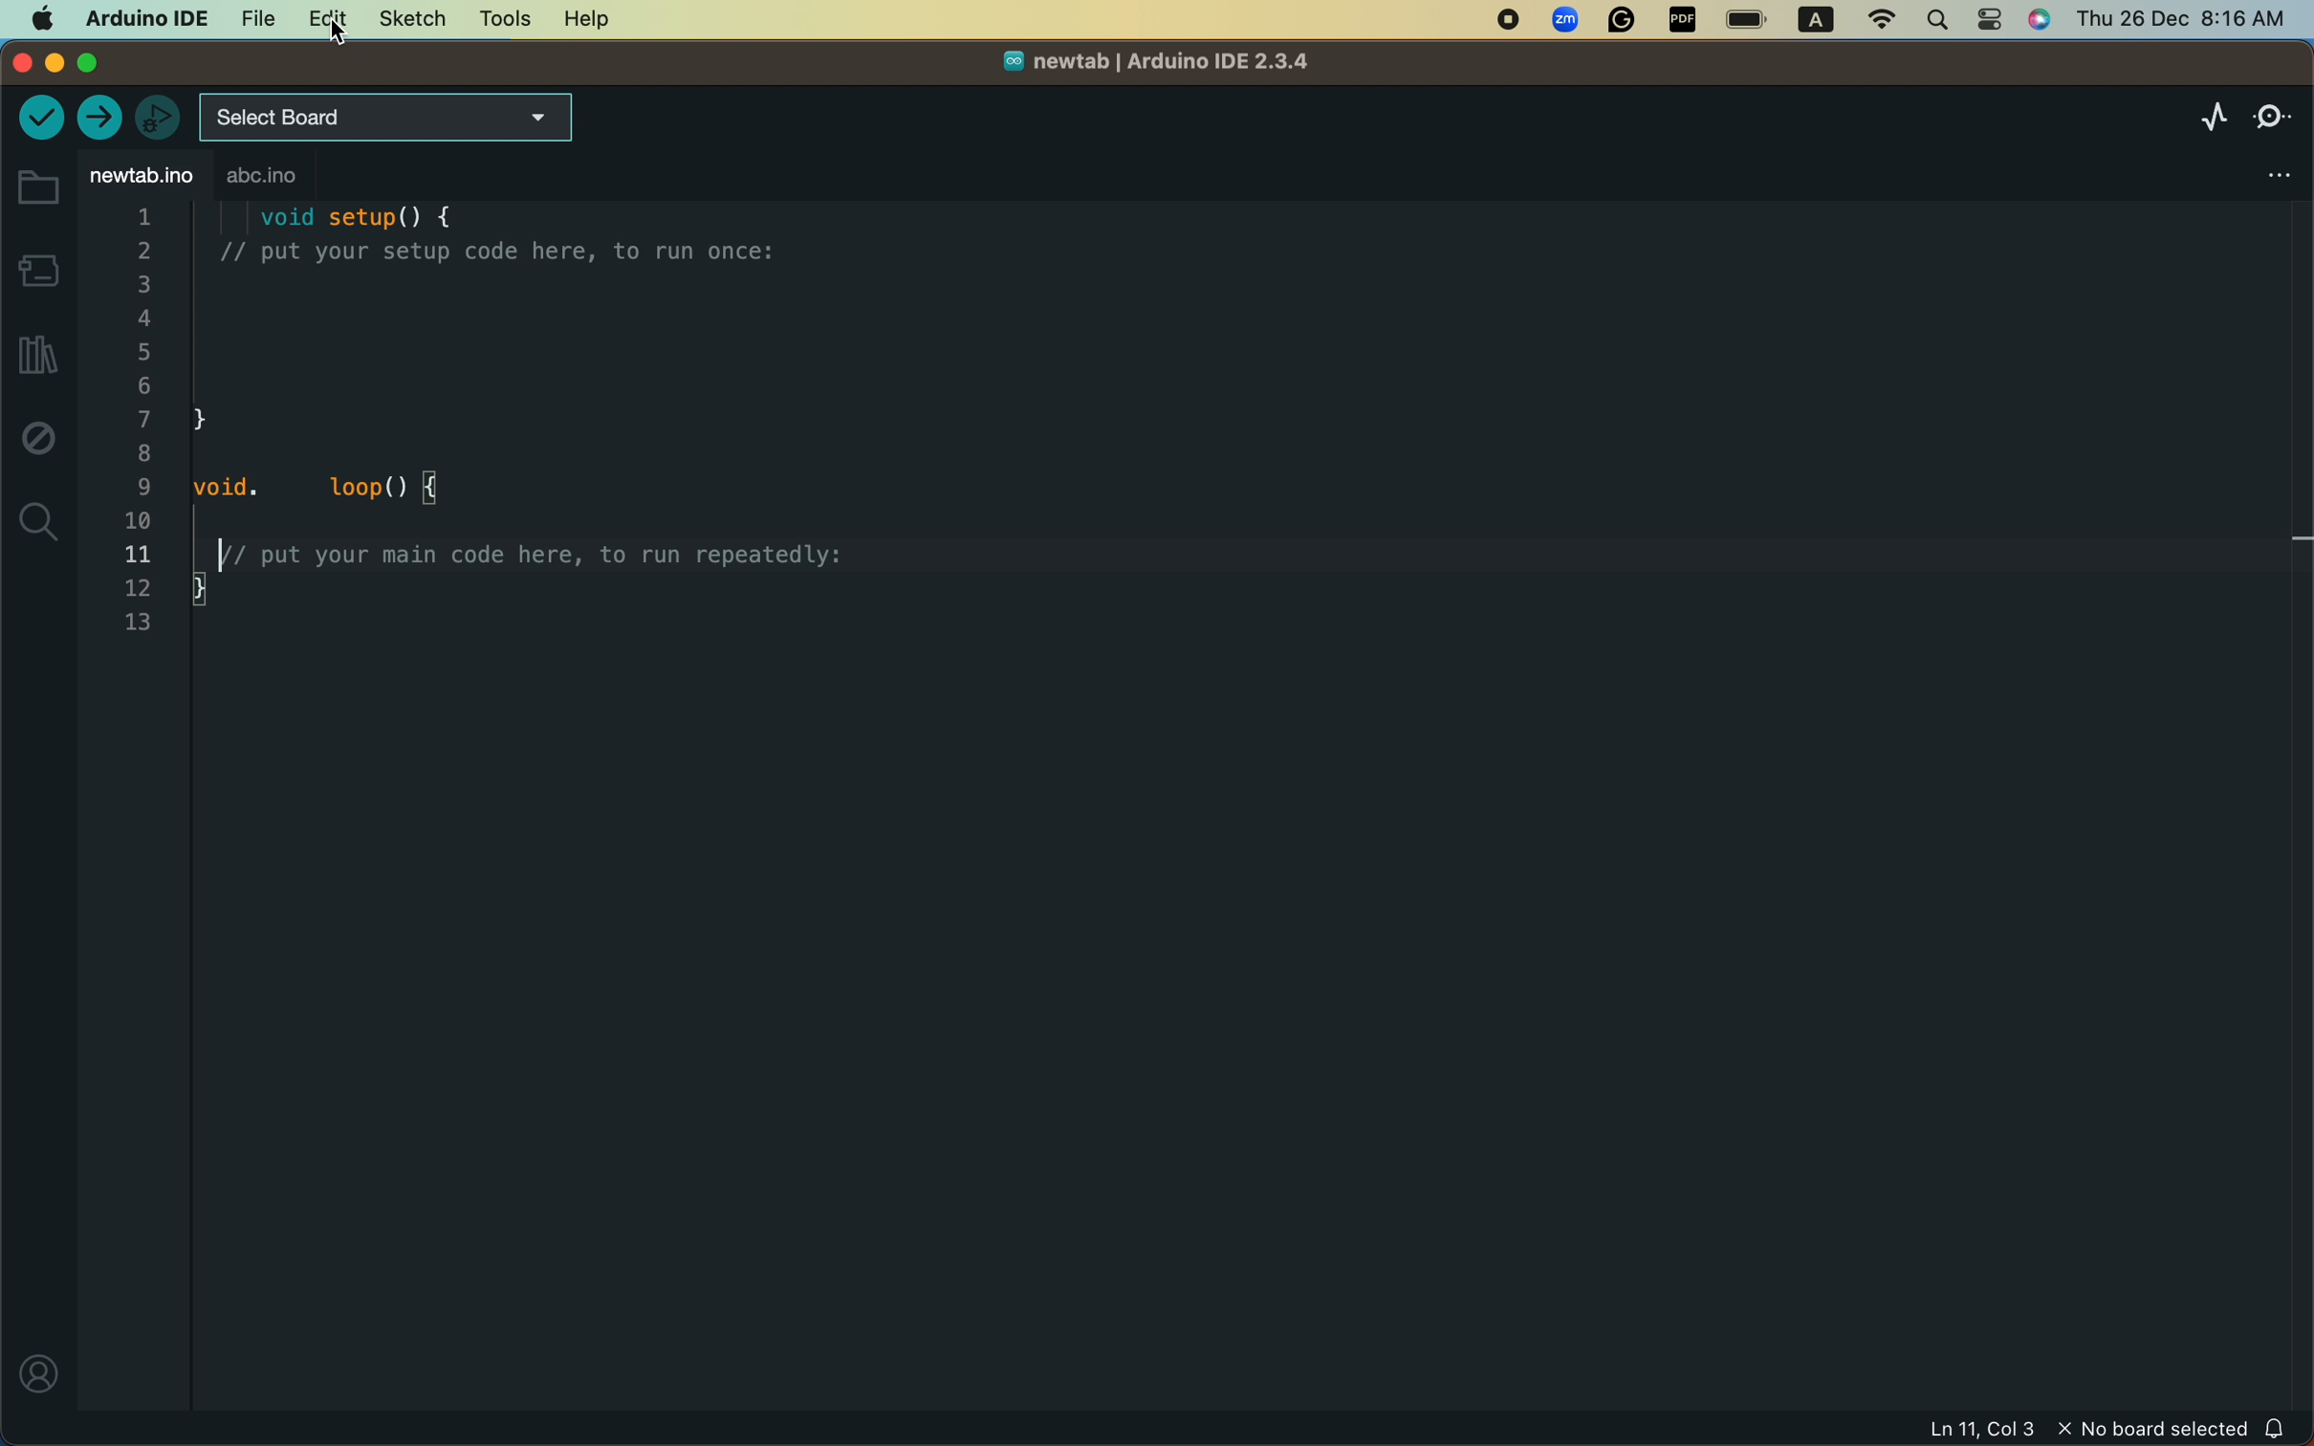 The width and height of the screenshot is (2314, 1446). What do you see at coordinates (405, 20) in the screenshot?
I see `sketch` at bounding box center [405, 20].